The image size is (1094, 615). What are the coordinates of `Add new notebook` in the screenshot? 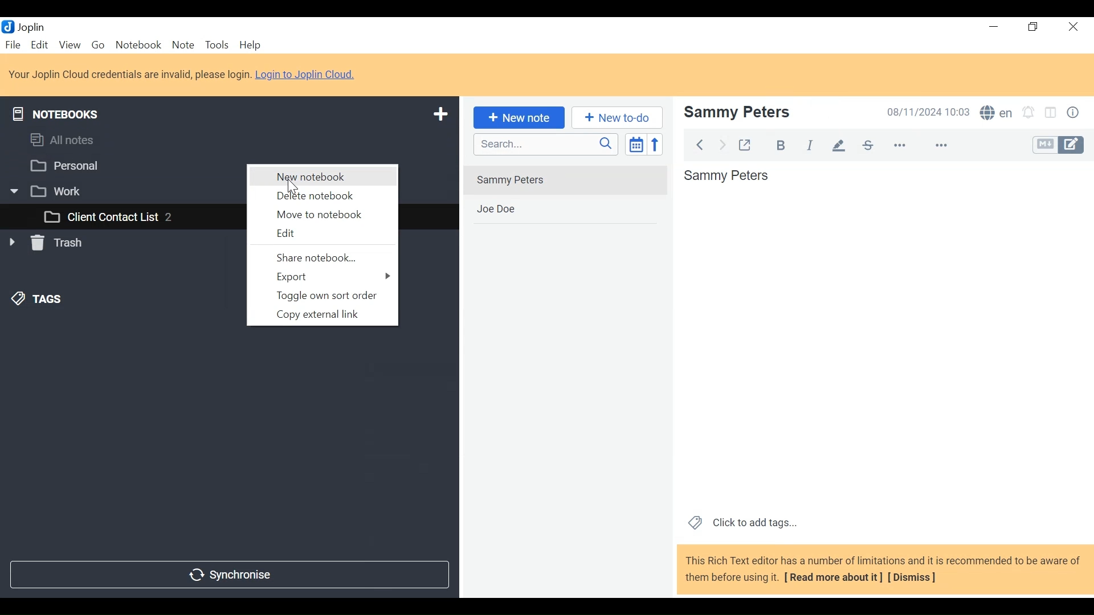 It's located at (440, 116).